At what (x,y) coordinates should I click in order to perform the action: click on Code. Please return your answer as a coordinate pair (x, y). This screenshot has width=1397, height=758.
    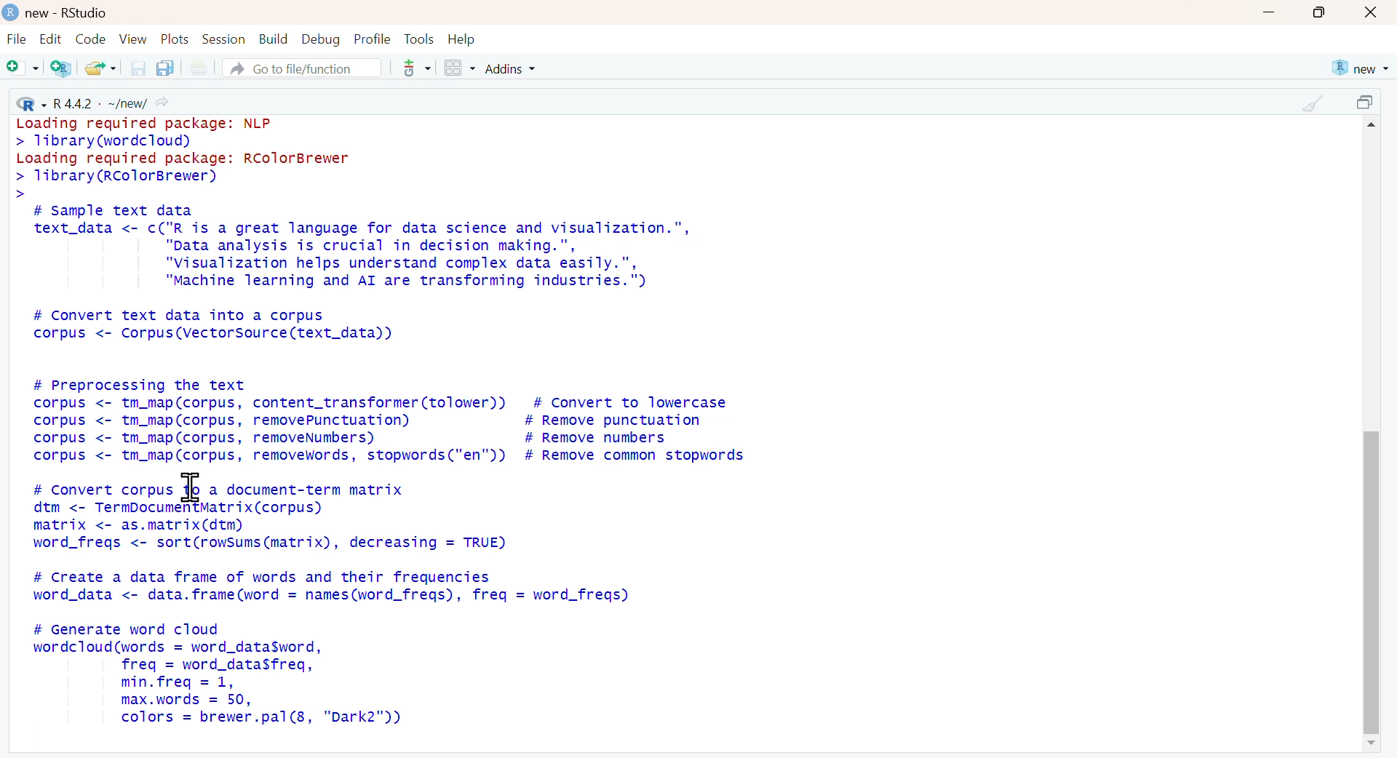
    Looking at the image, I should click on (91, 39).